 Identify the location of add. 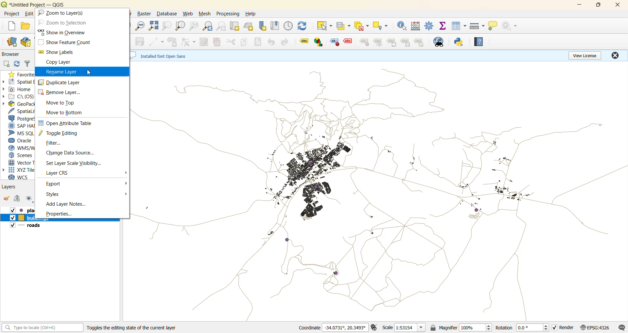
(19, 199).